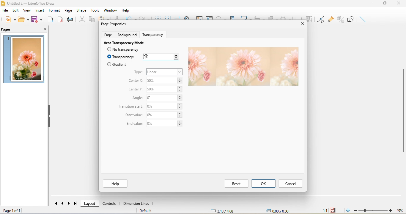  I want to click on 0%, so click(165, 106).